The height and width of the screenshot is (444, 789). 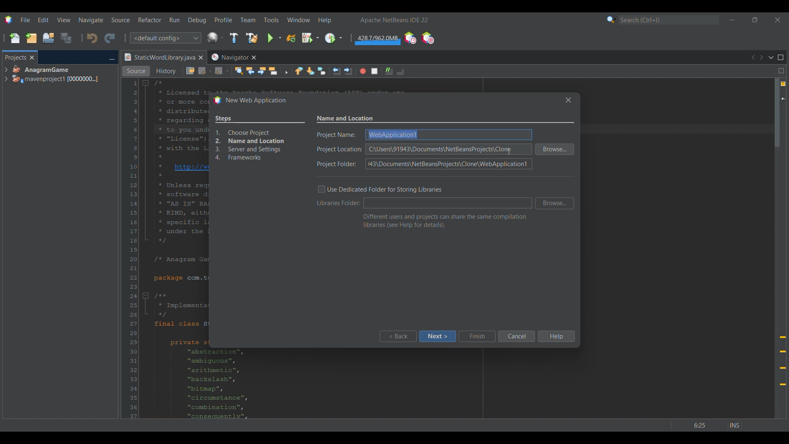 What do you see at coordinates (321, 71) in the screenshot?
I see `Toggle bookmarks` at bounding box center [321, 71].